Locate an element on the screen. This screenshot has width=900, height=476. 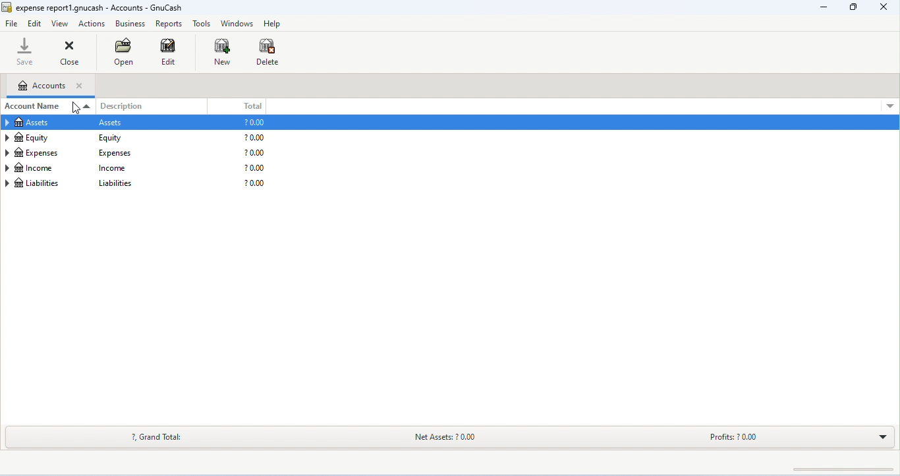
assets is located at coordinates (40, 123).